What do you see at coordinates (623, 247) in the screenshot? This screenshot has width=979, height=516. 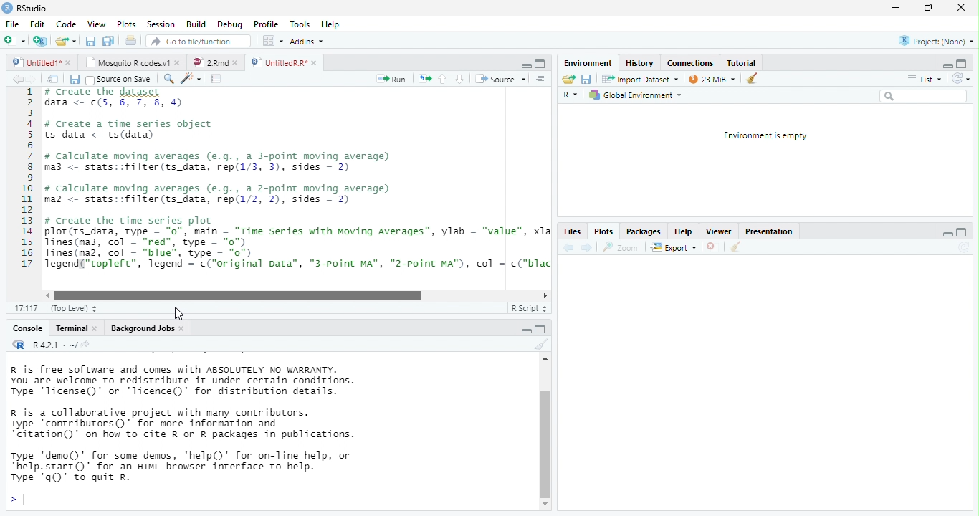 I see `zoom` at bounding box center [623, 247].